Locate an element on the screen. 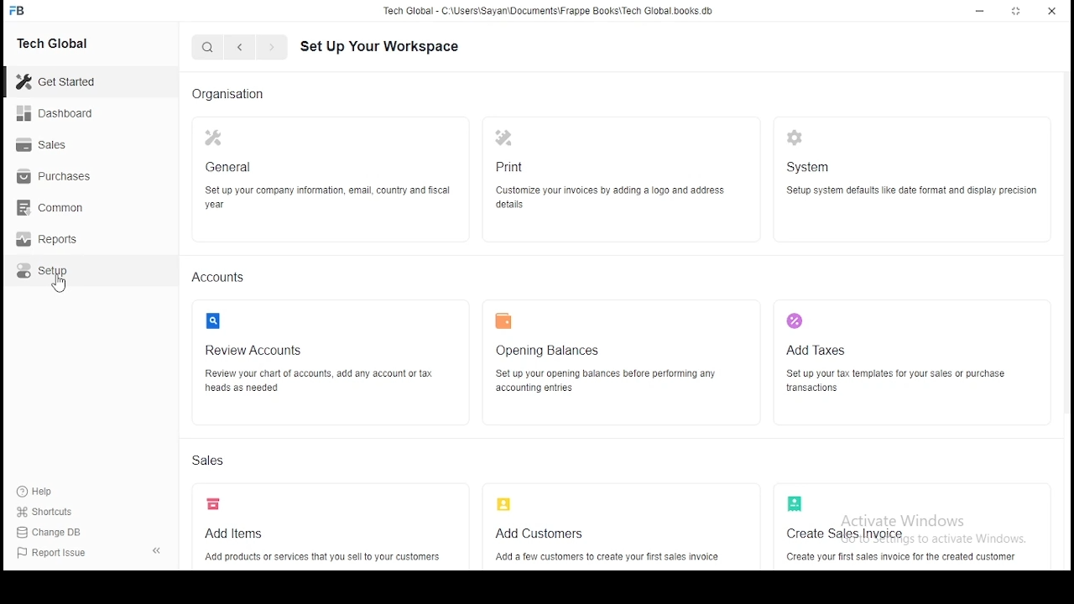  resize  is located at coordinates (1017, 12).